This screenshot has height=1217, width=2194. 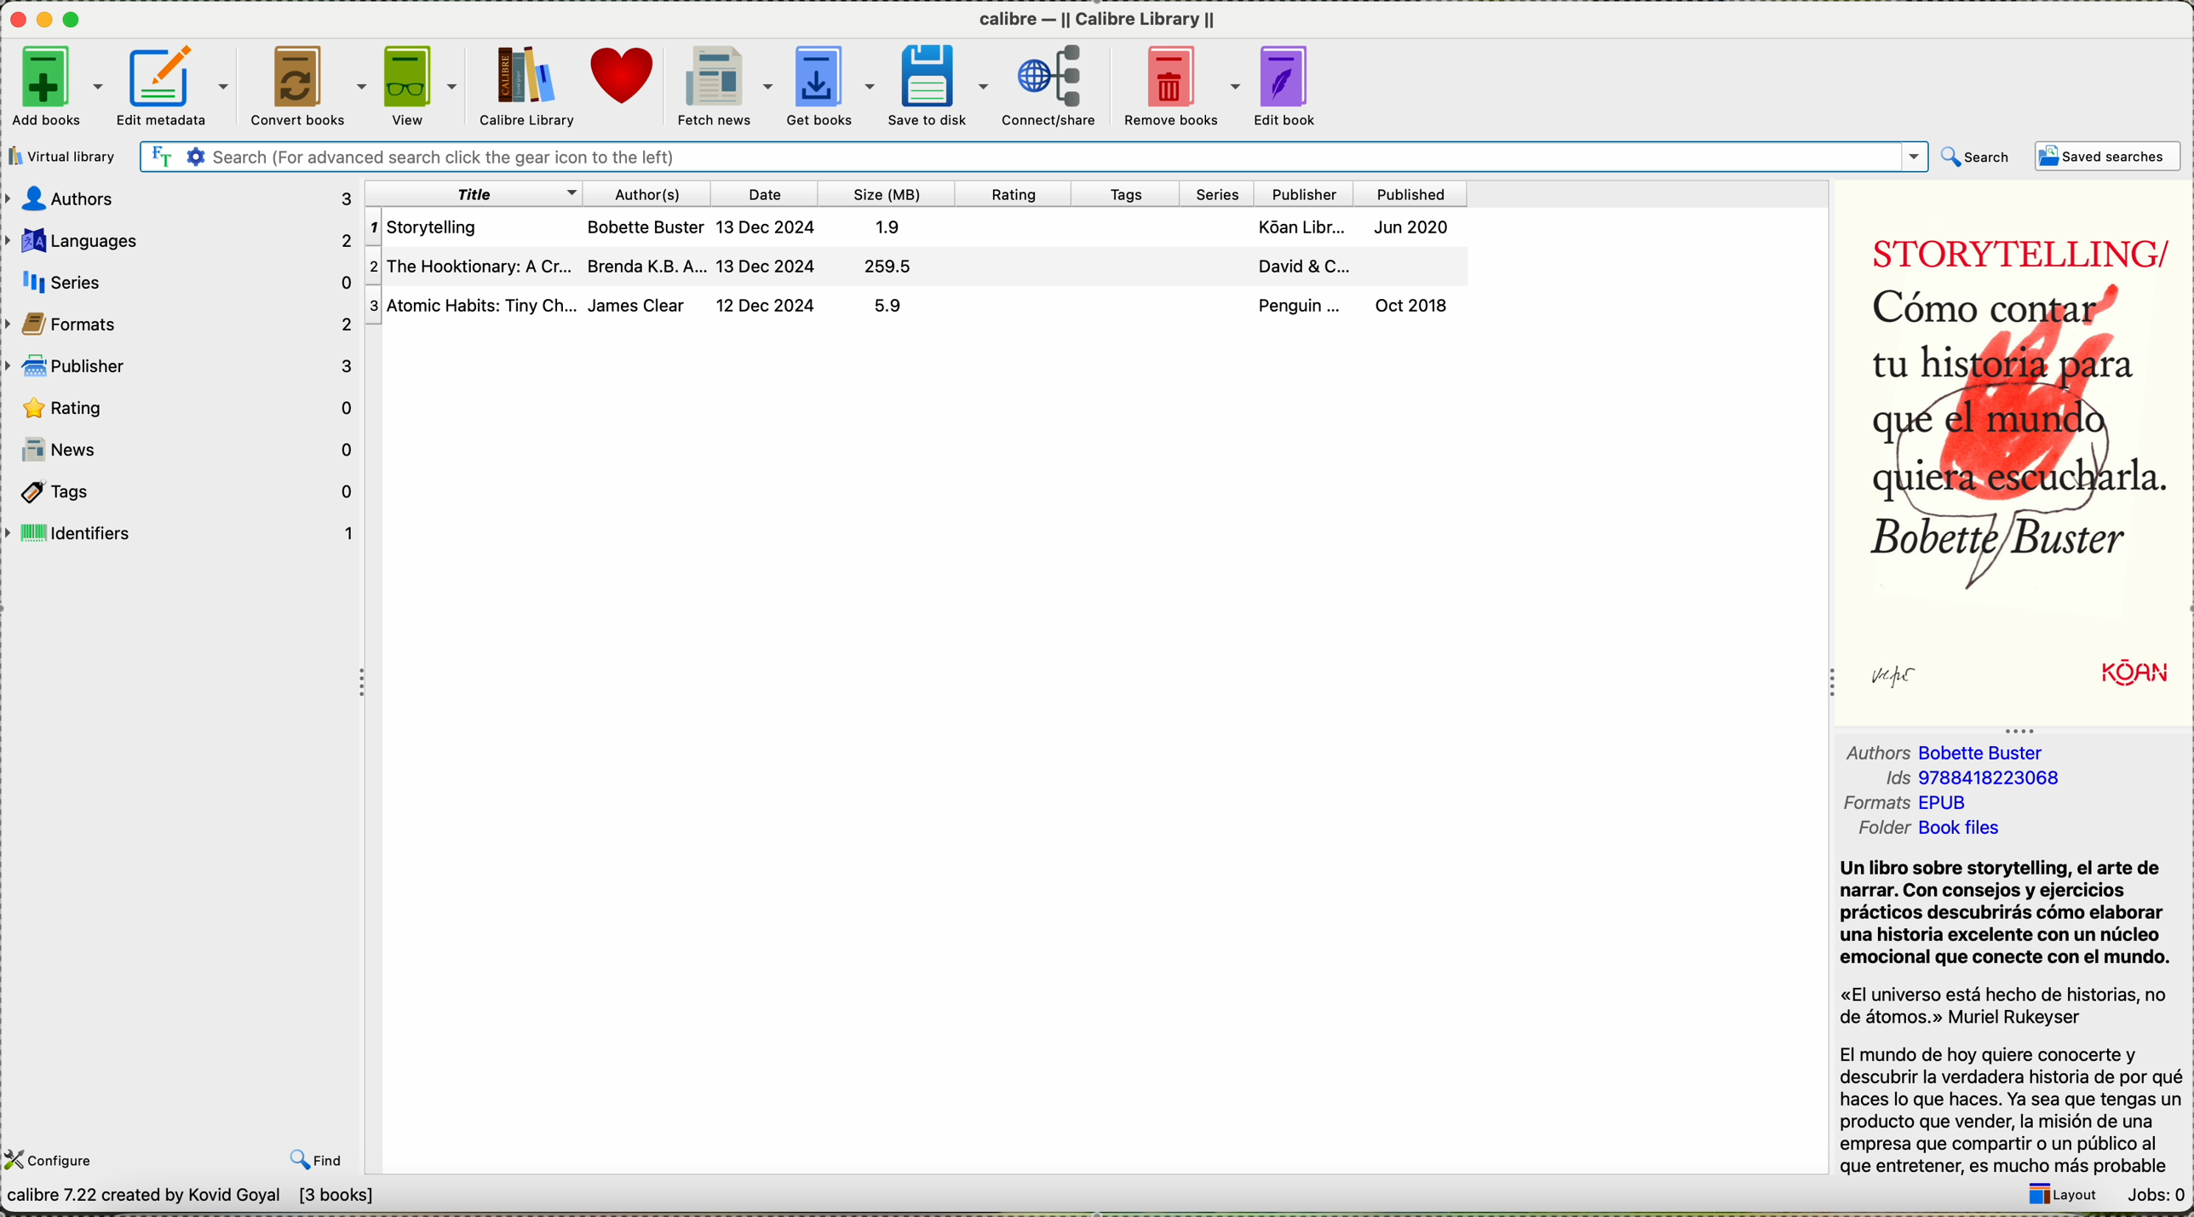 I want to click on Book Files, so click(x=1961, y=830).